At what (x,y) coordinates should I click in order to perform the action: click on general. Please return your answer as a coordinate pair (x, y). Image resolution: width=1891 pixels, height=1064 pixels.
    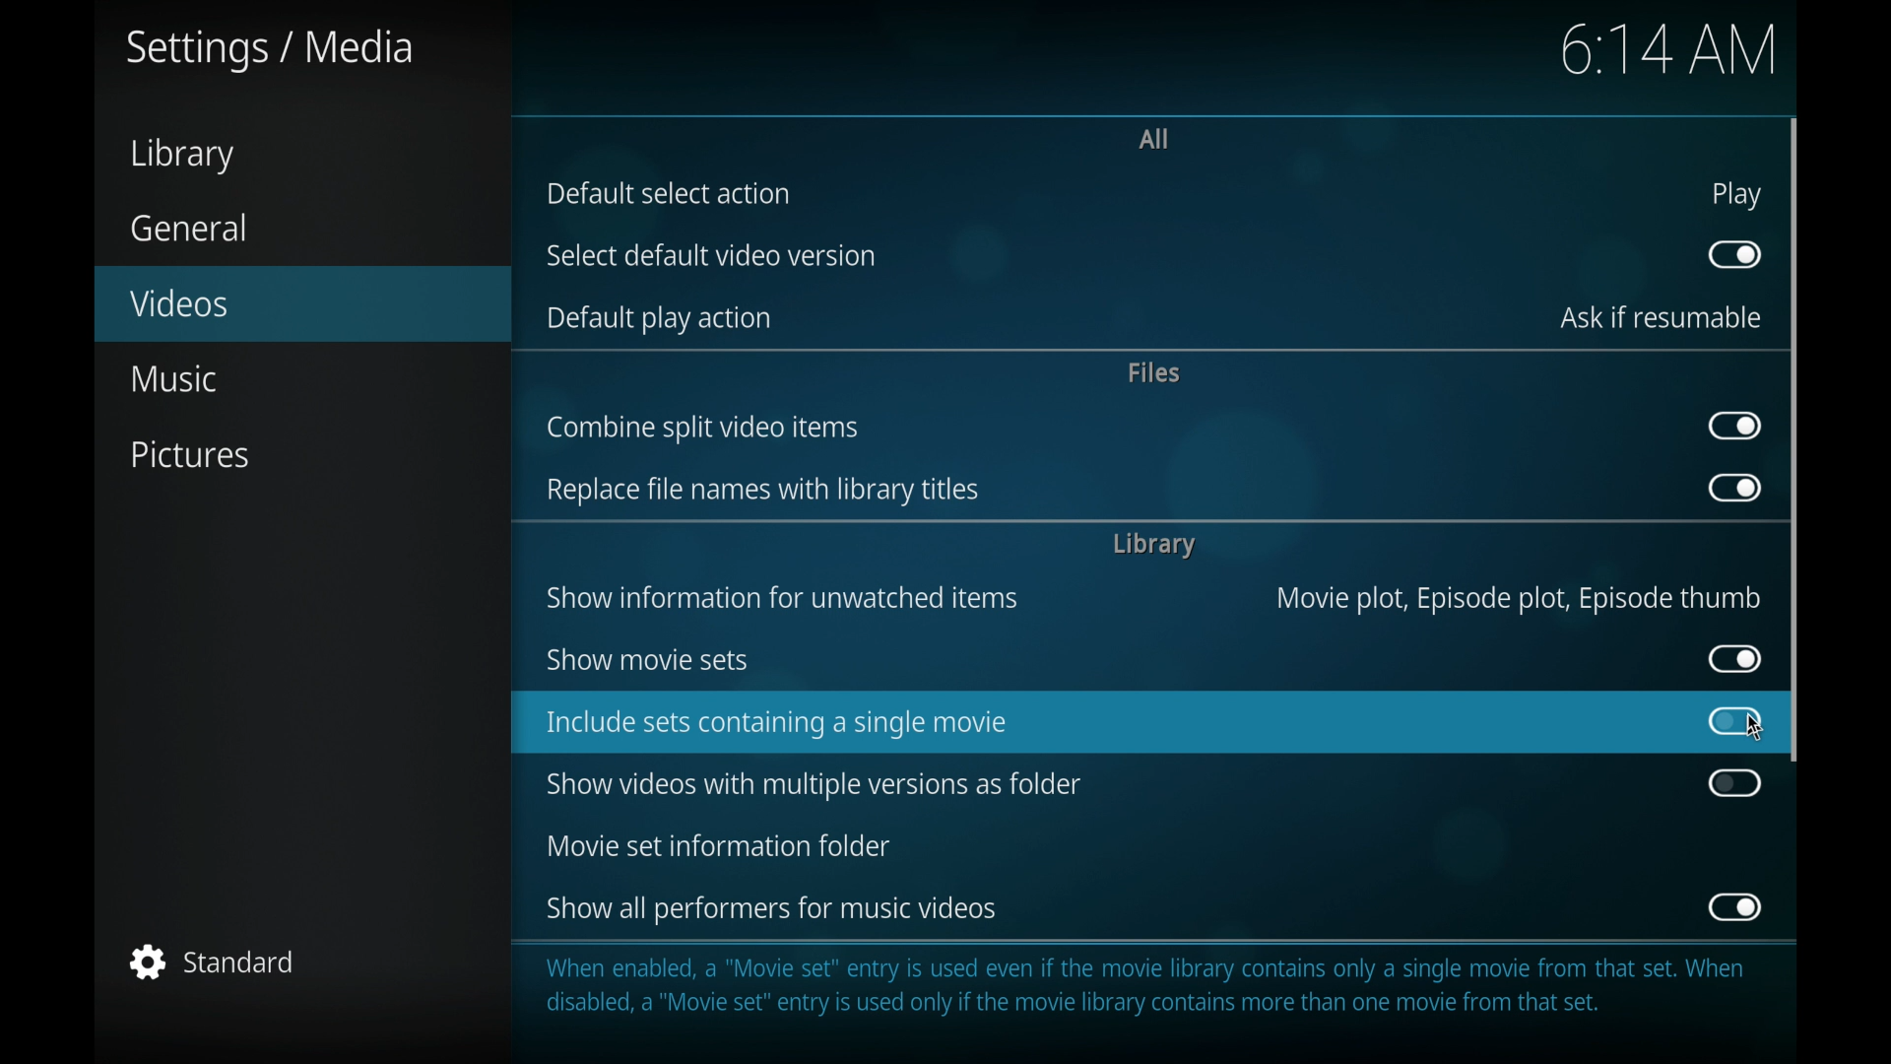
    Looking at the image, I should click on (190, 226).